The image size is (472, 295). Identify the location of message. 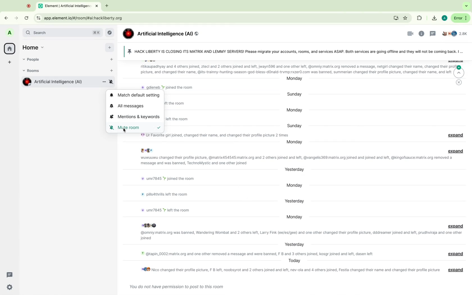
(295, 160).